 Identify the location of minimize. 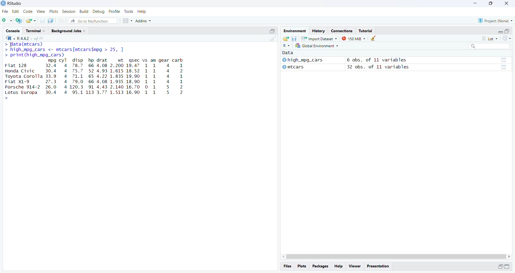
(476, 3).